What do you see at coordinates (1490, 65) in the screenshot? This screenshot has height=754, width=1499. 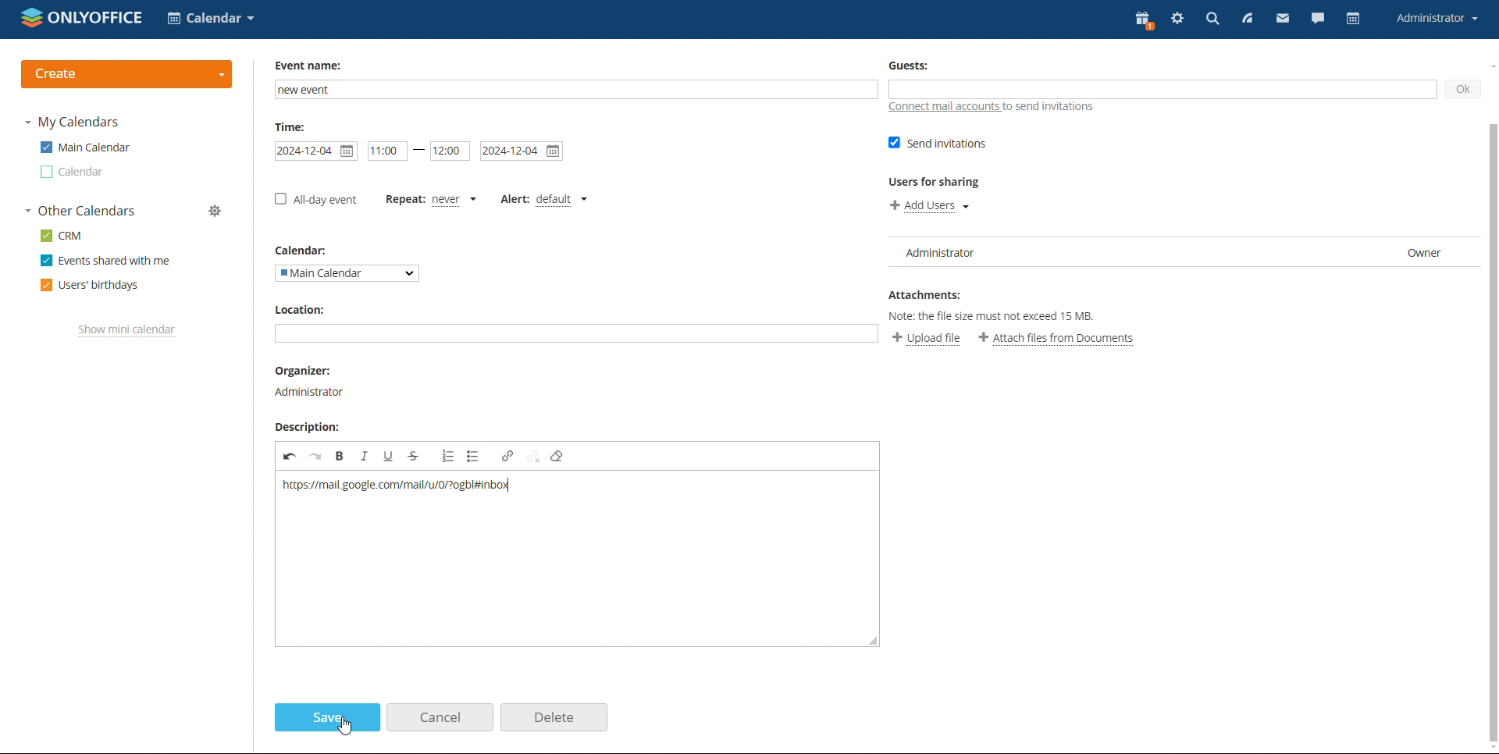 I see `scroll up` at bounding box center [1490, 65].